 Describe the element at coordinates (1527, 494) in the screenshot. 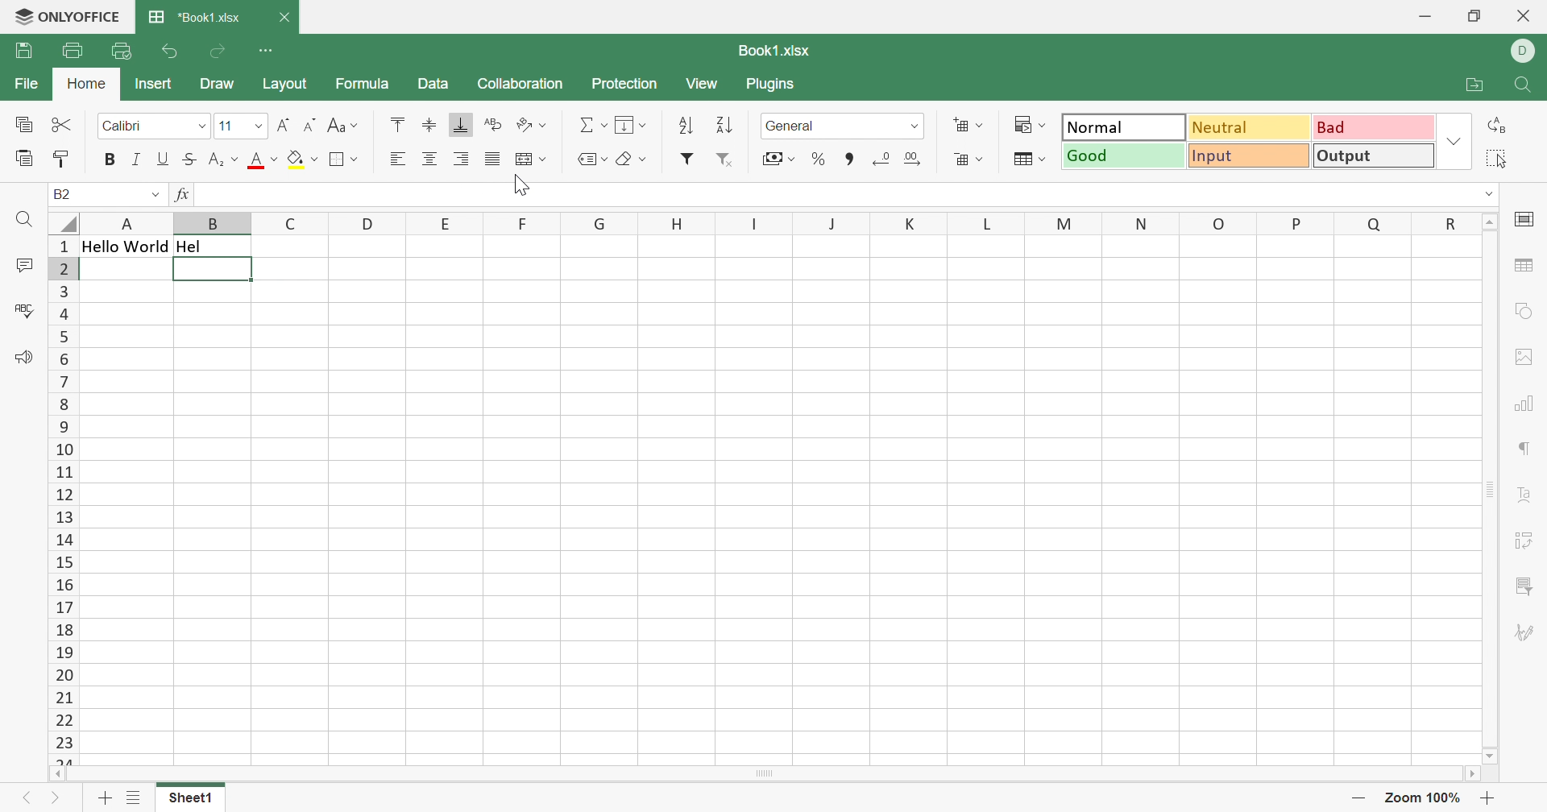

I see `Text art settings` at that location.